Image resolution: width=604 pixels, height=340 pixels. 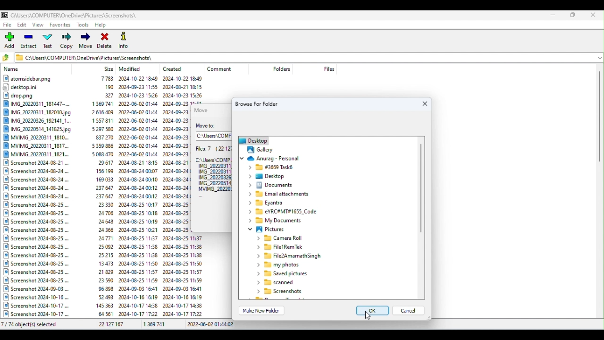 What do you see at coordinates (11, 41) in the screenshot?
I see `Add` at bounding box center [11, 41].